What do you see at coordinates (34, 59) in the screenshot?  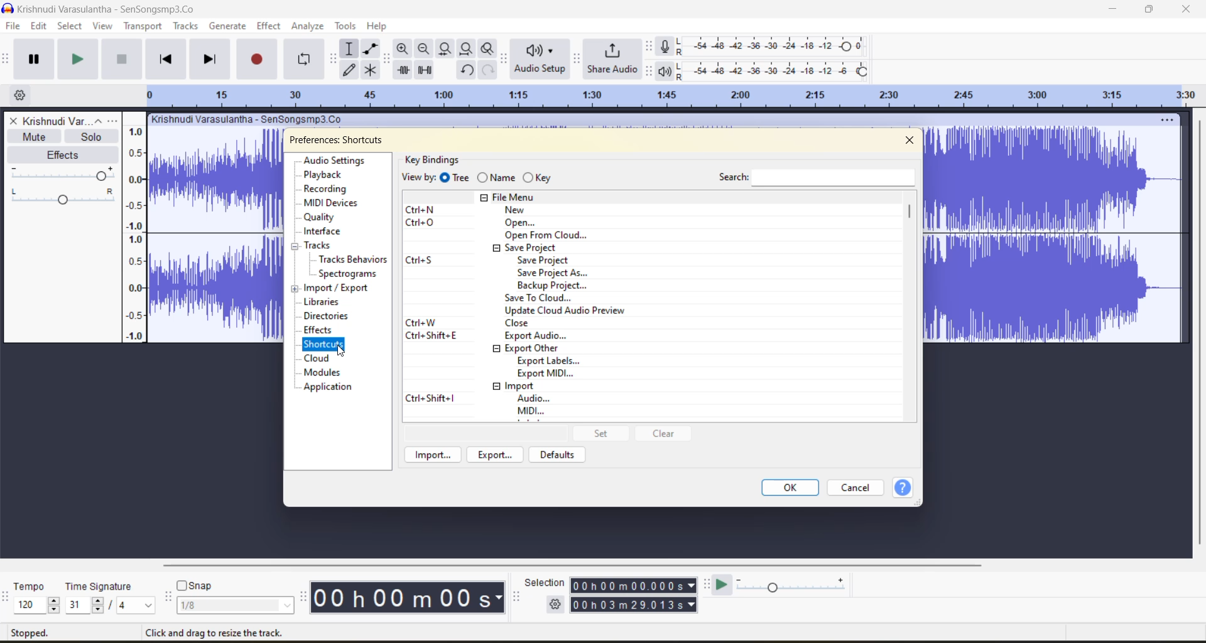 I see `pause` at bounding box center [34, 59].